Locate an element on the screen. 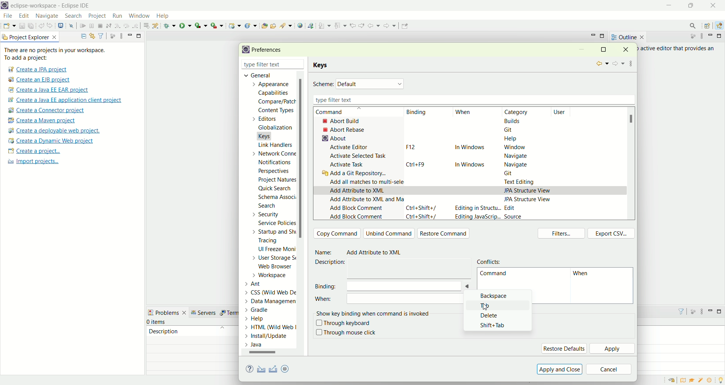 This screenshot has height=385, width=725. web browser is located at coordinates (278, 267).